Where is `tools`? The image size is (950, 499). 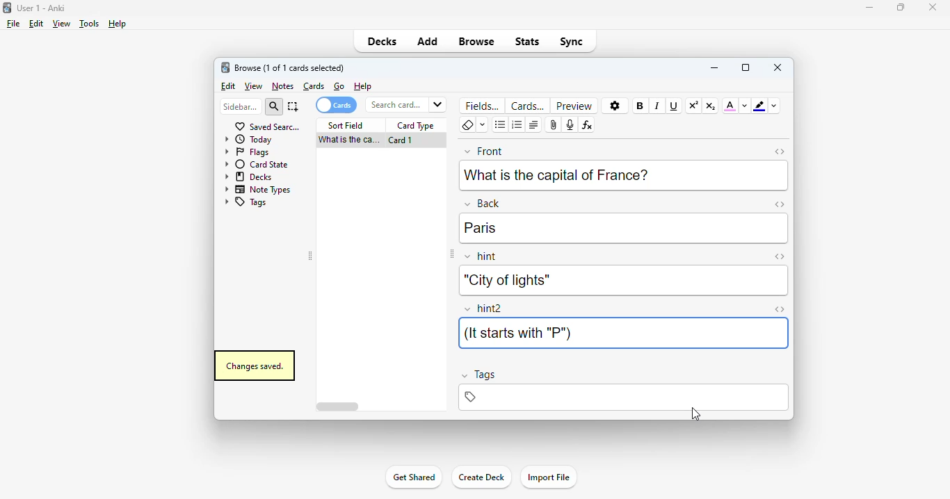
tools is located at coordinates (90, 24).